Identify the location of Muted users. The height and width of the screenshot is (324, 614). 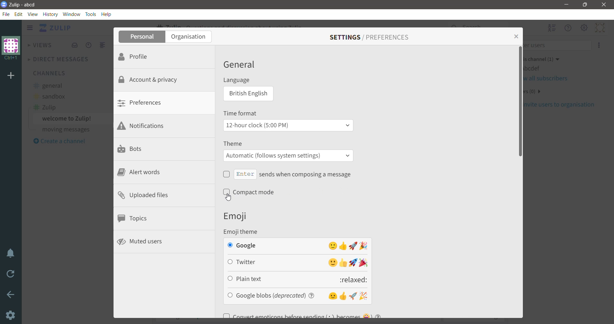
(141, 242).